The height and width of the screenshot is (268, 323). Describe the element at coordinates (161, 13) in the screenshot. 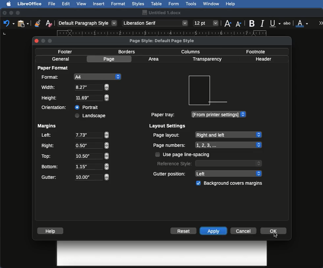

I see `Name` at that location.